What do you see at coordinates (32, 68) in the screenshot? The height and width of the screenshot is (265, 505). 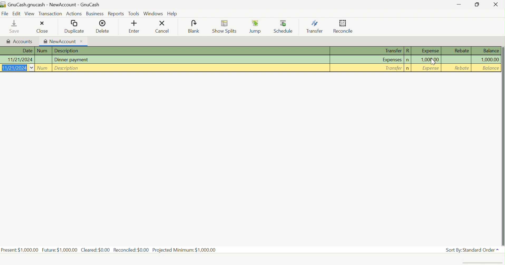 I see `Drop` at bounding box center [32, 68].